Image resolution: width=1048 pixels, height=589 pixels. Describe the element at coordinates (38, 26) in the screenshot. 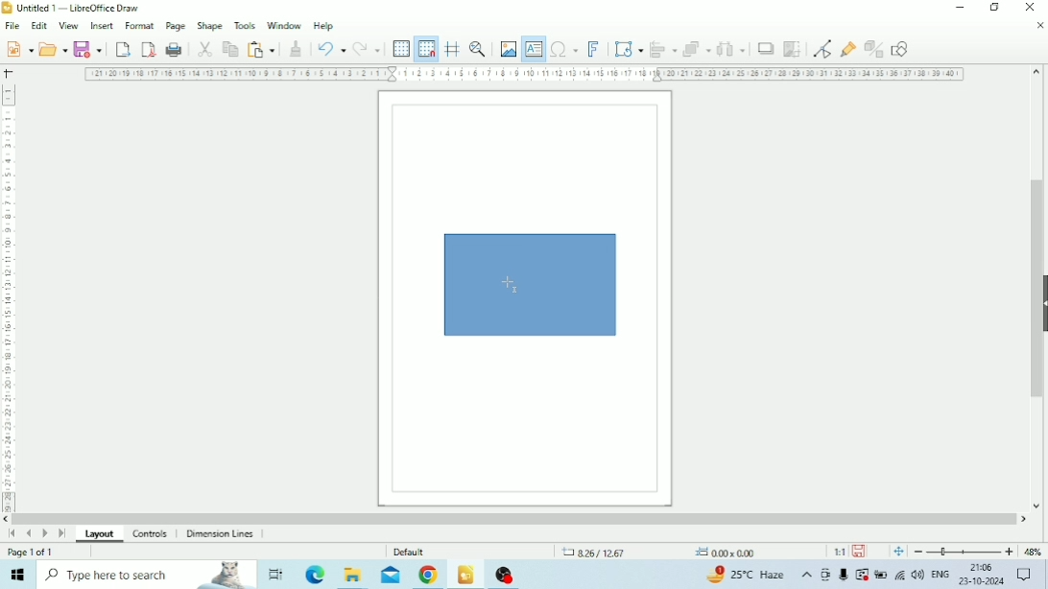

I see `Edit` at that location.